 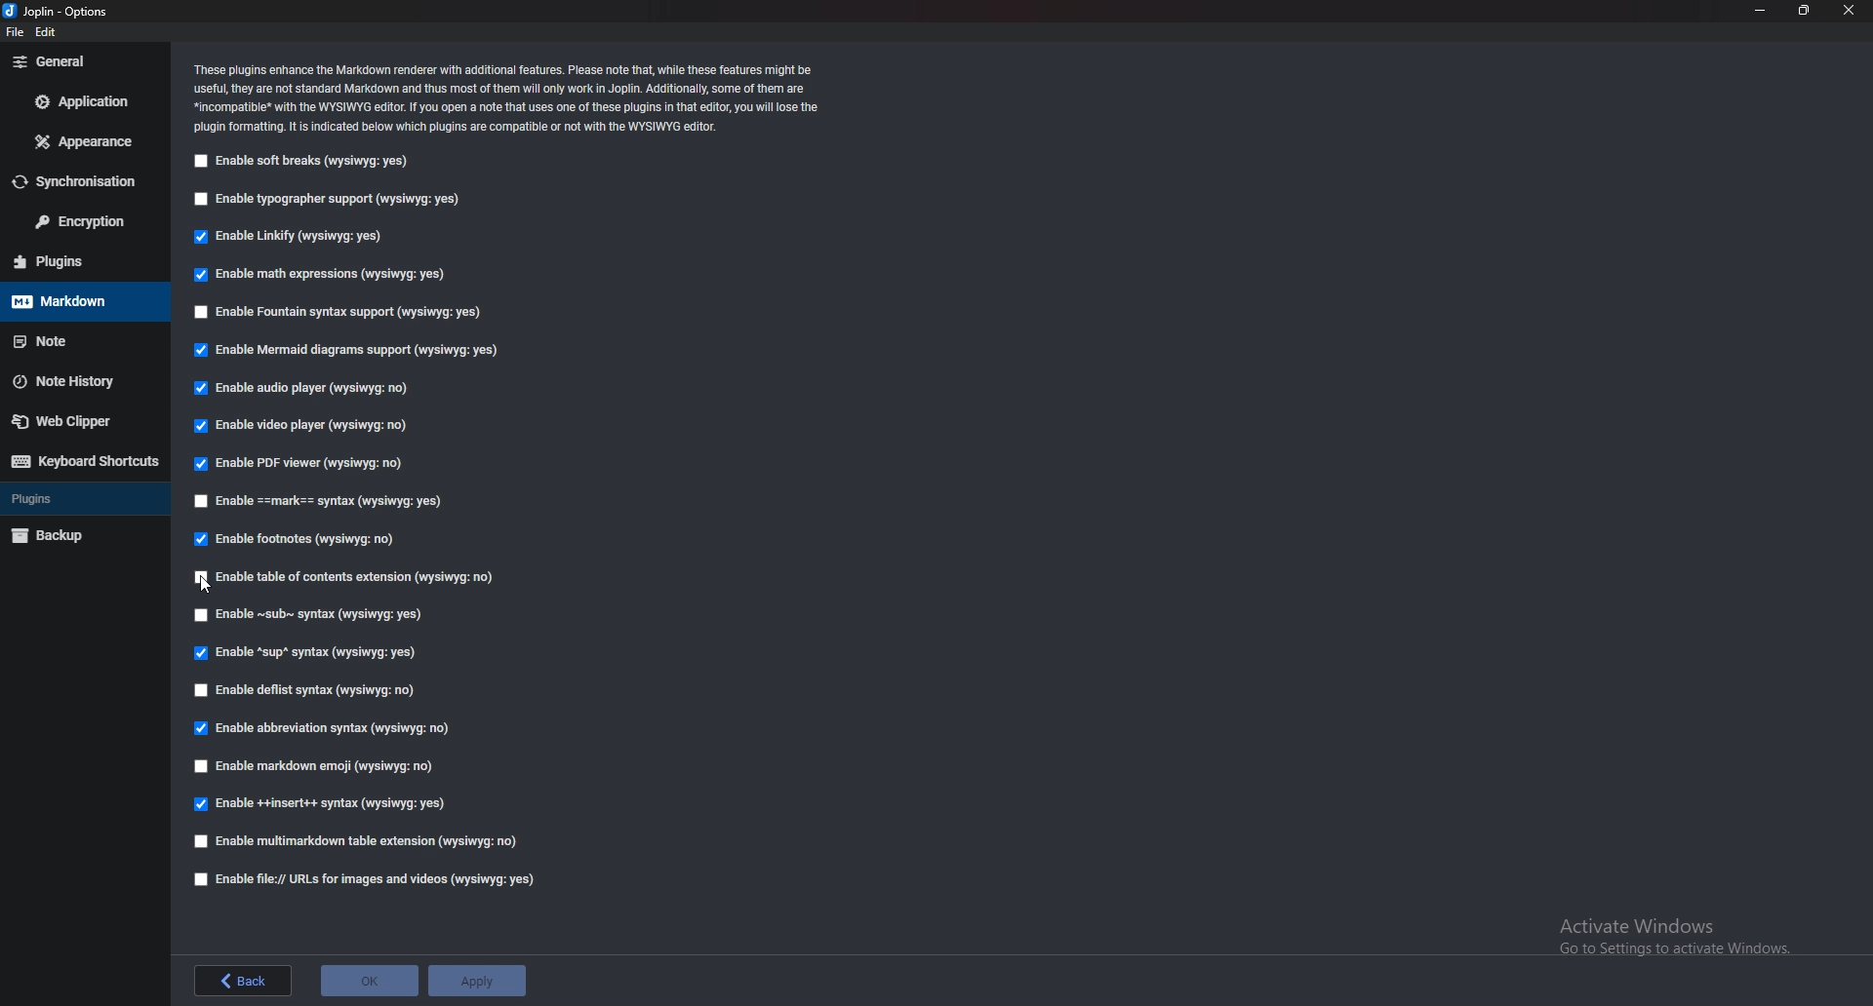 What do you see at coordinates (339, 313) in the screenshot?
I see `Enable fountain syntax support` at bounding box center [339, 313].